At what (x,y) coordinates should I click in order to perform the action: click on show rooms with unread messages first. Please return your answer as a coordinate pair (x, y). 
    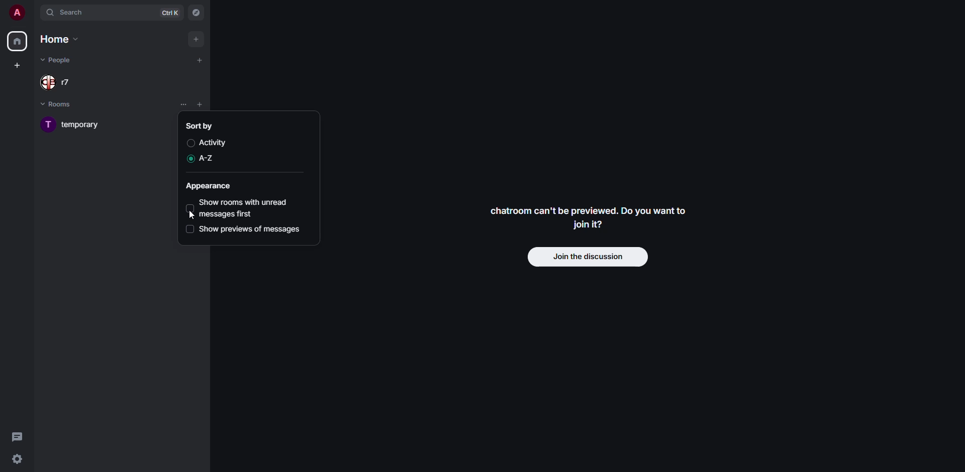
    Looking at the image, I should click on (249, 207).